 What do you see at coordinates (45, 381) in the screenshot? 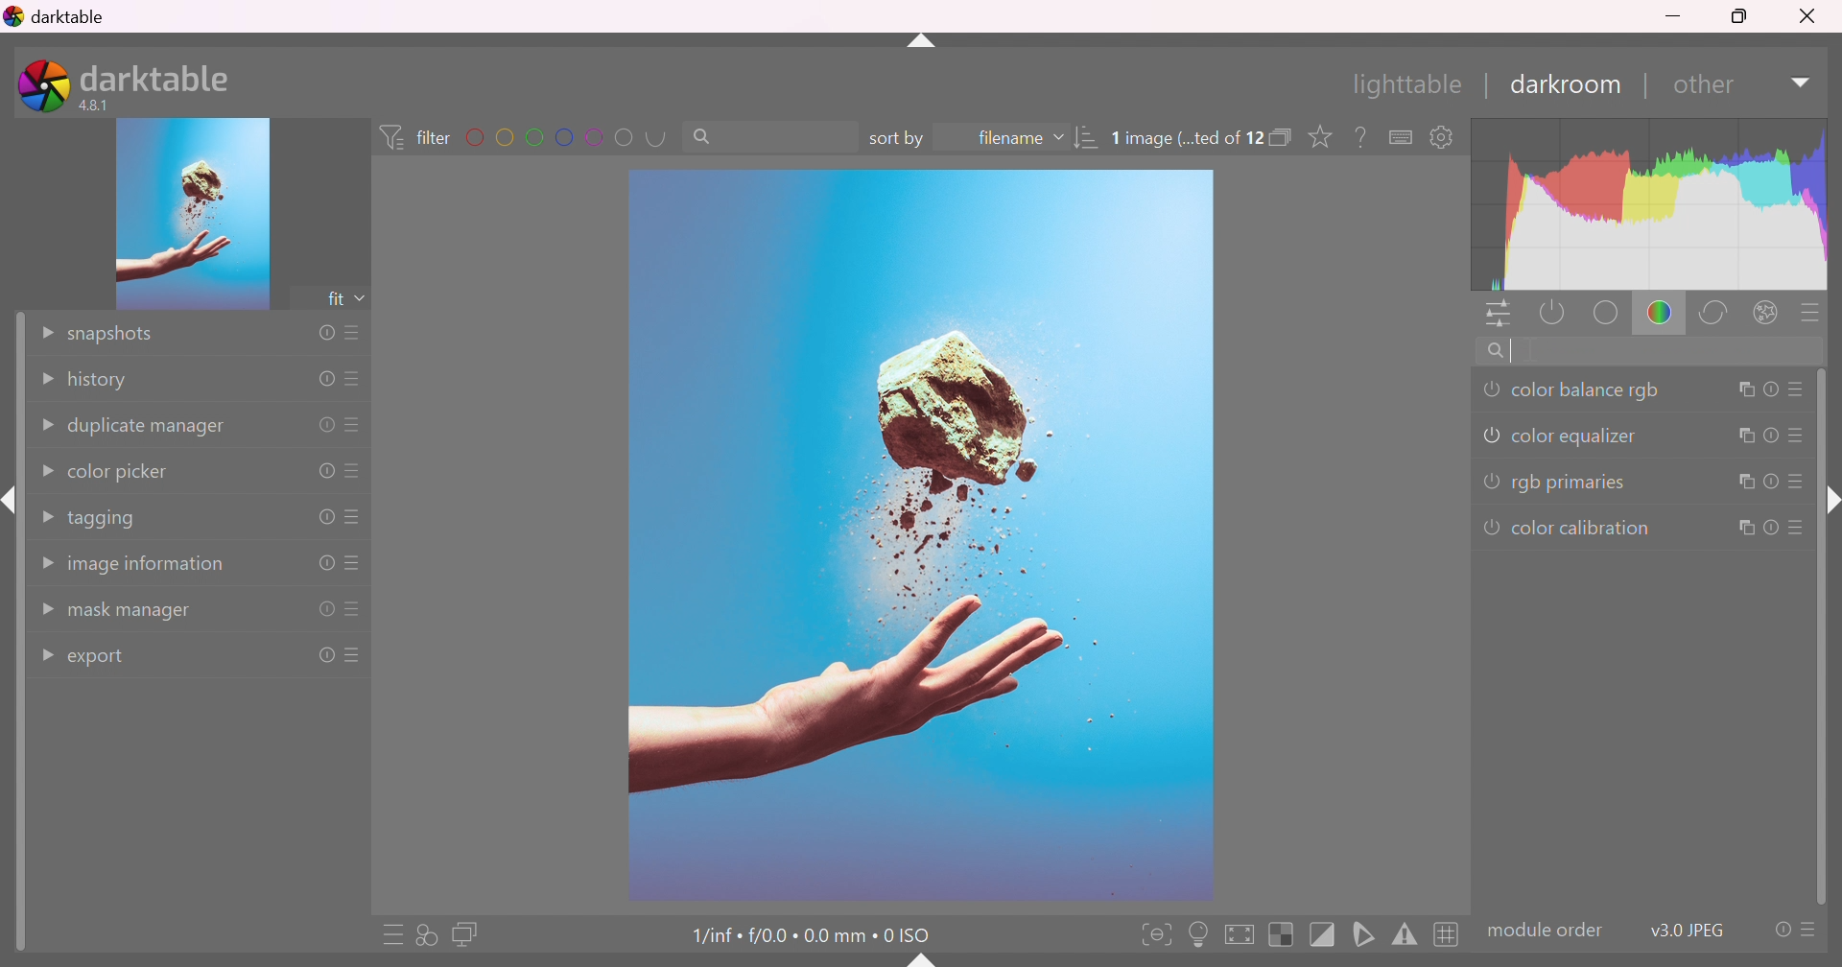
I see `Drop Down` at bounding box center [45, 381].